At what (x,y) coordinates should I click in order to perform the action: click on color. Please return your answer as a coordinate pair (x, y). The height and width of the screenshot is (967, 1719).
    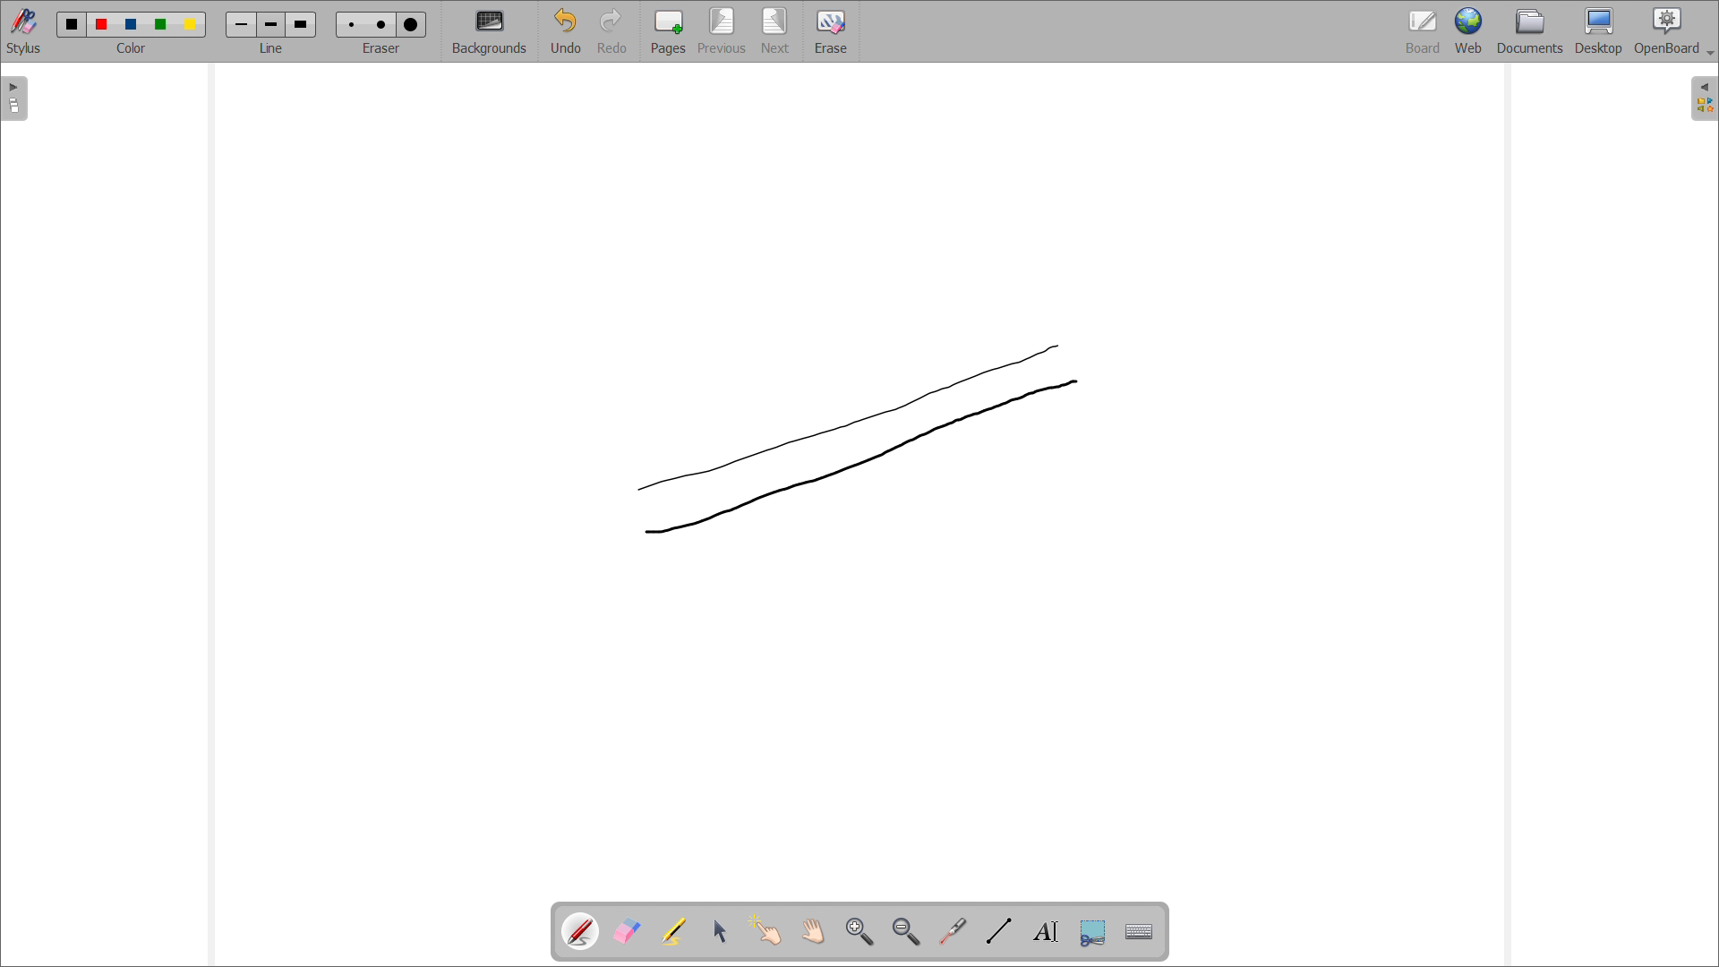
    Looking at the image, I should click on (134, 24).